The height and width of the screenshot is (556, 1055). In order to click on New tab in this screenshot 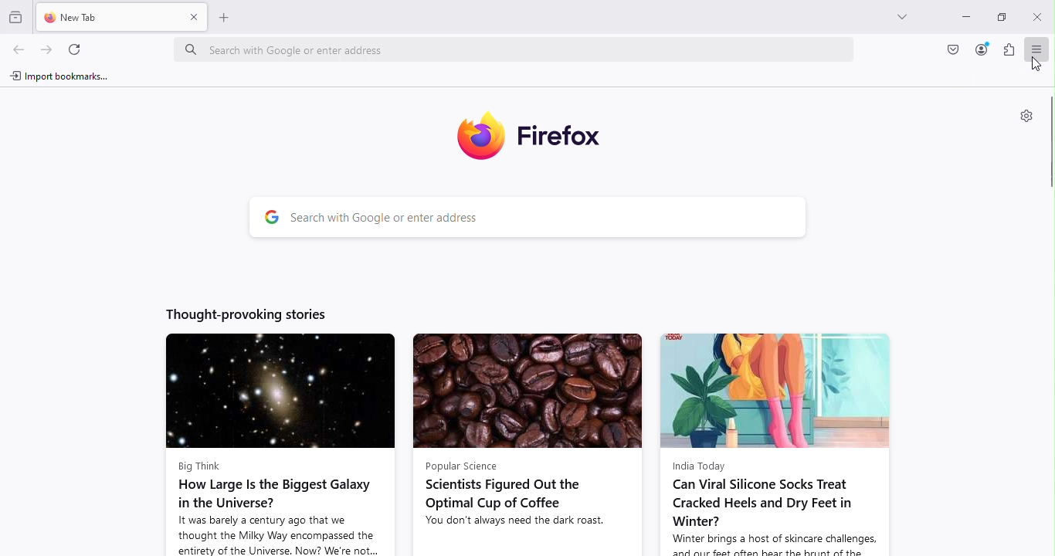, I will do `click(100, 18)`.